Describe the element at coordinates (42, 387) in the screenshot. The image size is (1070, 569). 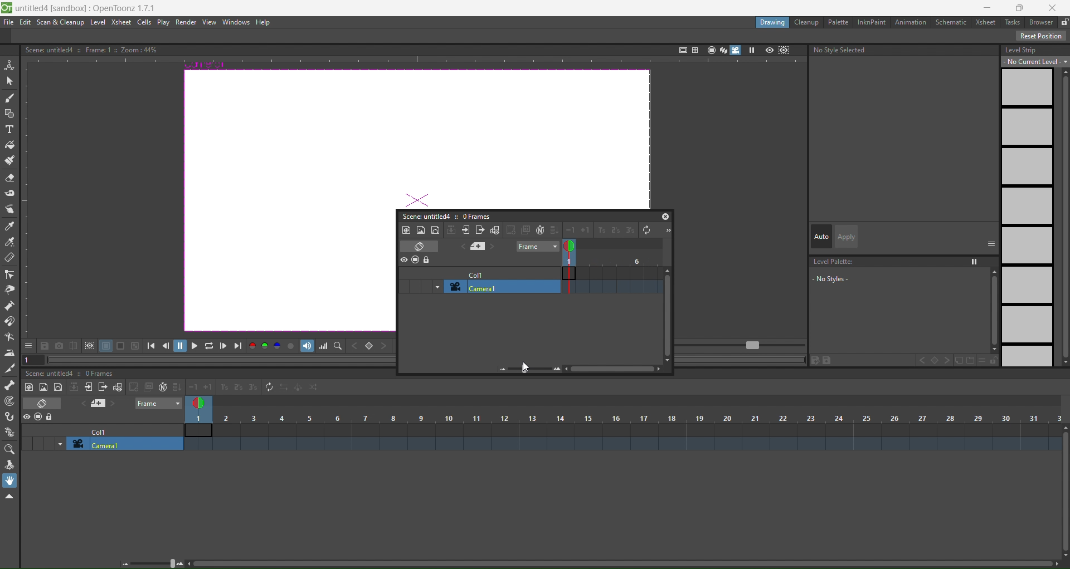
I see `ew raster level` at that location.